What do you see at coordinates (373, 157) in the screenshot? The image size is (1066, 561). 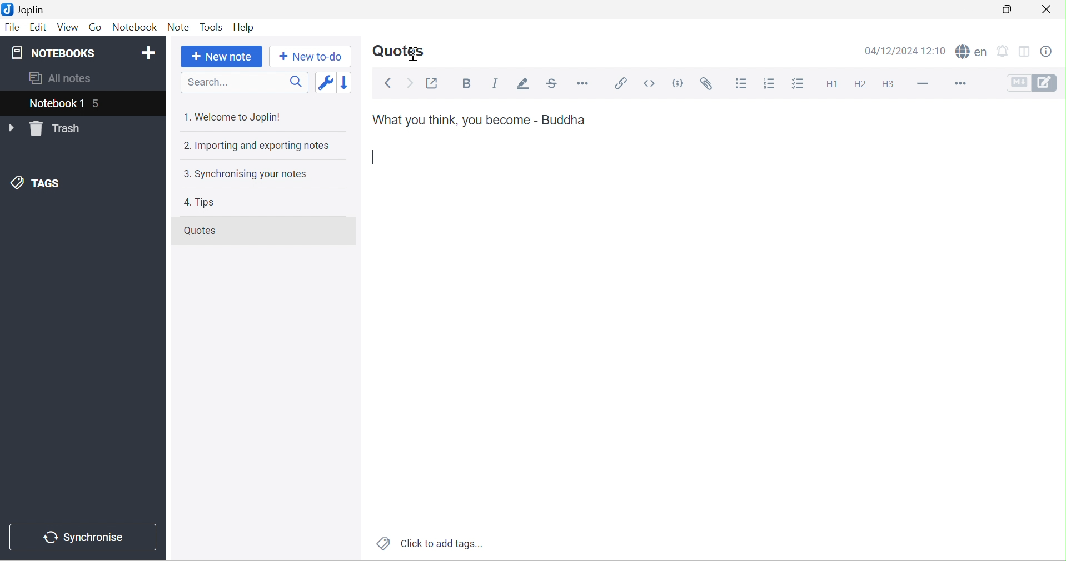 I see `Typing cursor` at bounding box center [373, 157].